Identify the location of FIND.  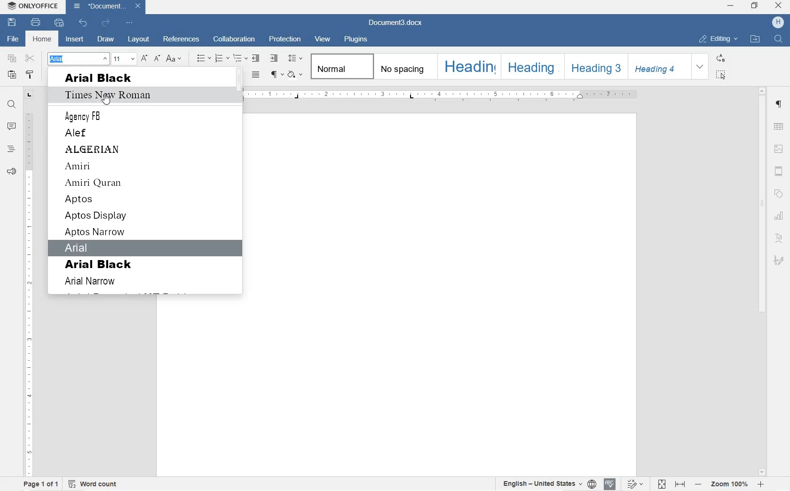
(778, 39).